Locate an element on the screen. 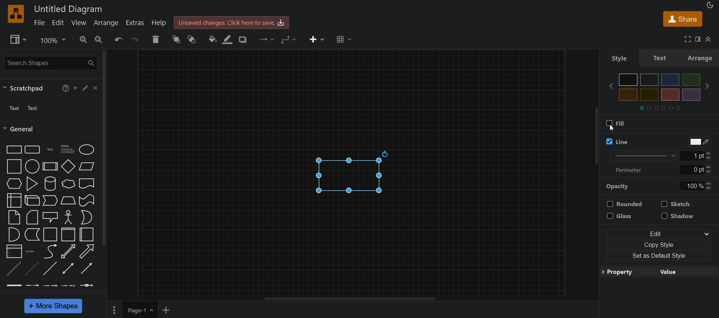 The image size is (719, 318). internal storage is located at coordinates (14, 201).